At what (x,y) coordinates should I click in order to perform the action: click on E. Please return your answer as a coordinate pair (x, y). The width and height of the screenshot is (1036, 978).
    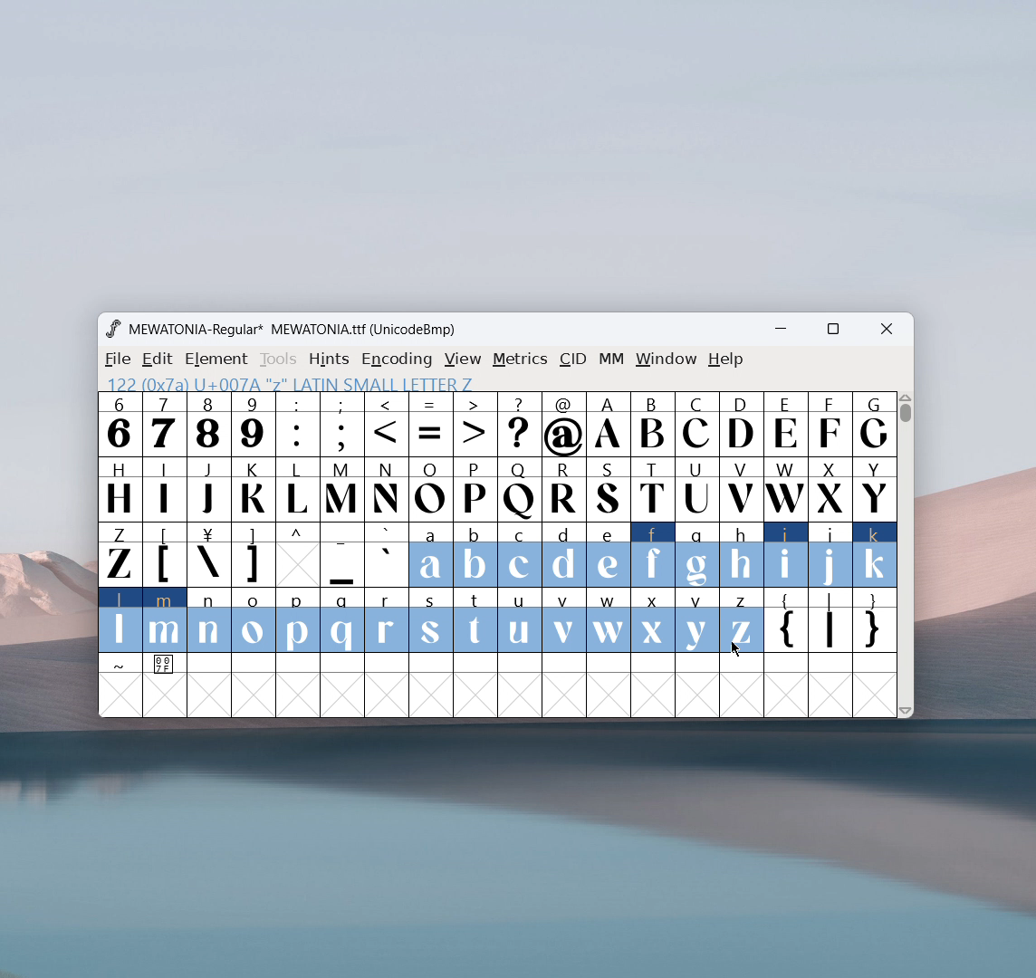
    Looking at the image, I should click on (785, 424).